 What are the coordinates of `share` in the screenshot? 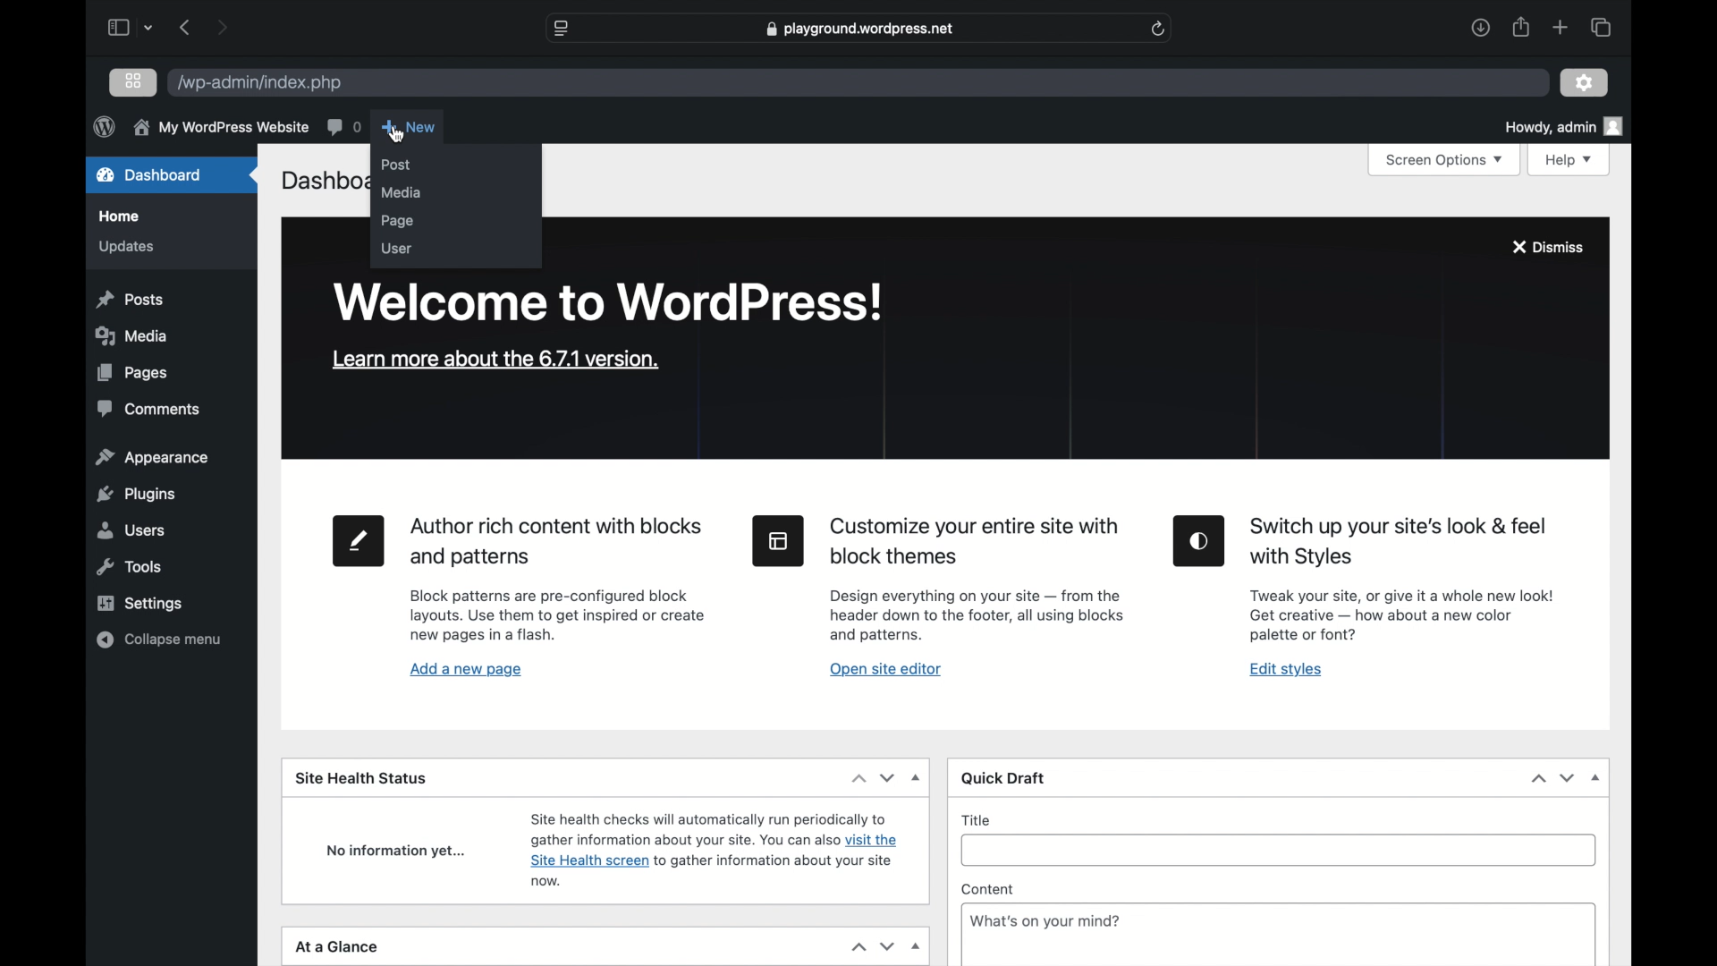 It's located at (1519, 27).